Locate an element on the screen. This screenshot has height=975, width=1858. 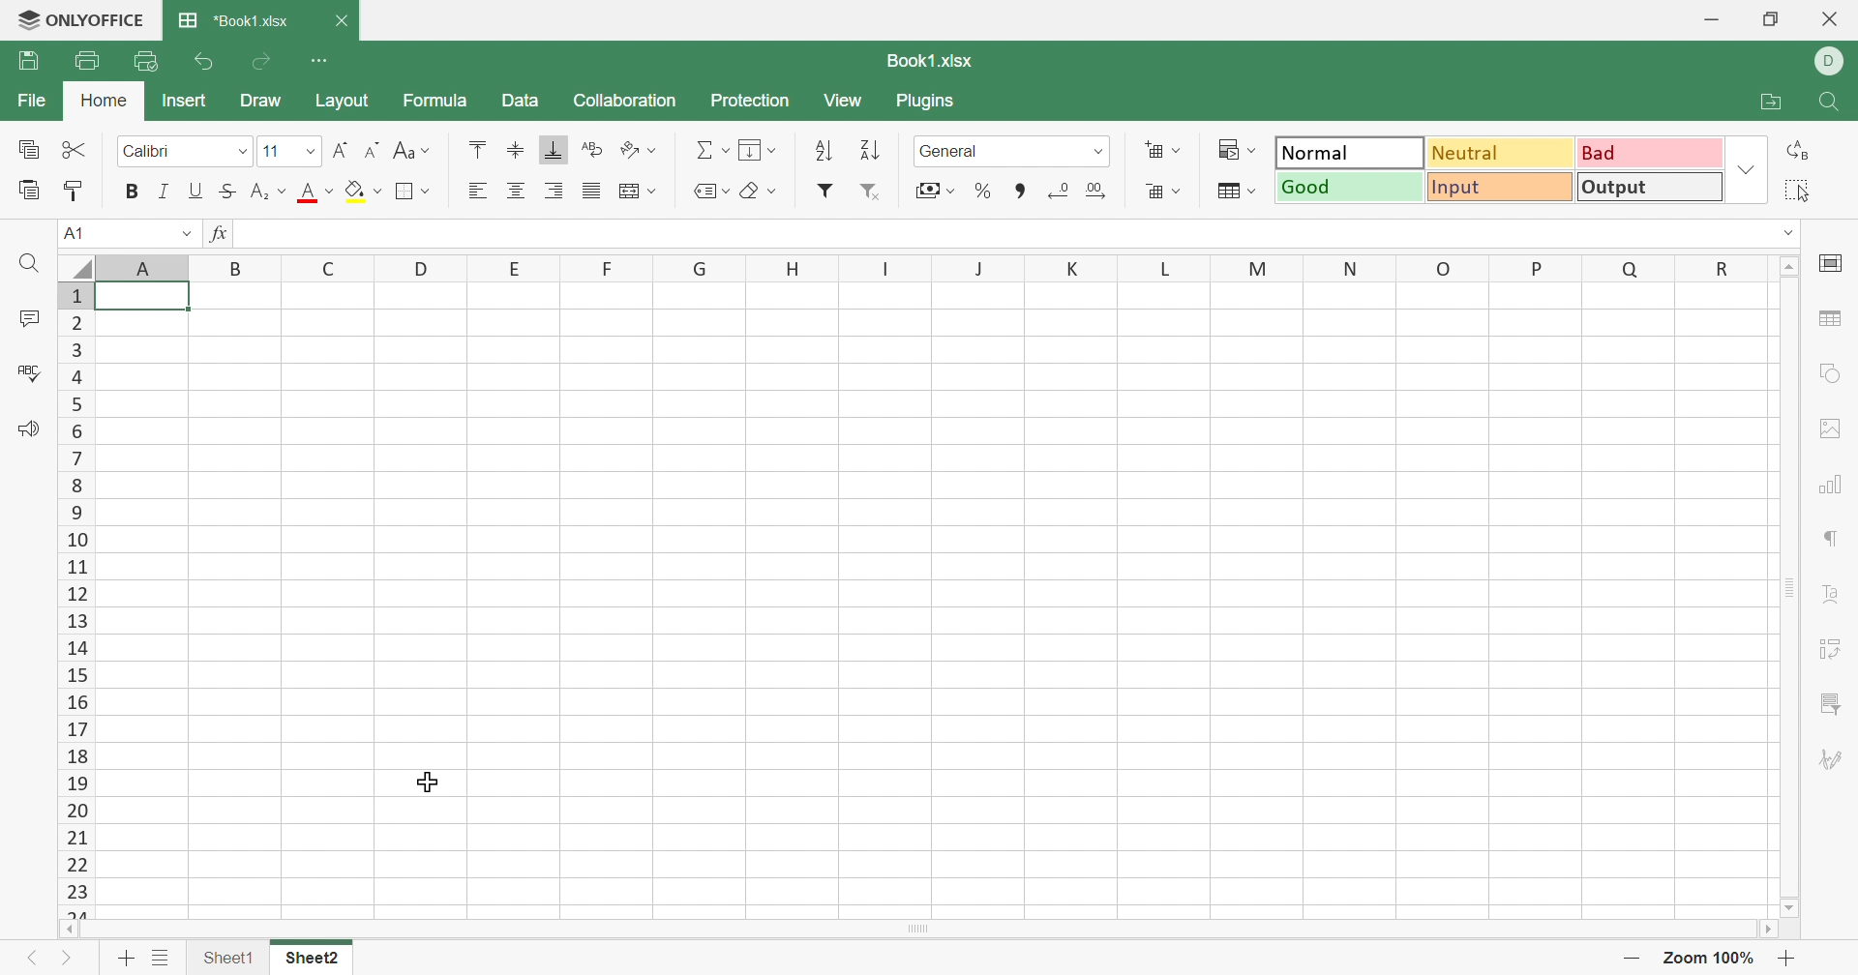
Calibri is located at coordinates (155, 148).